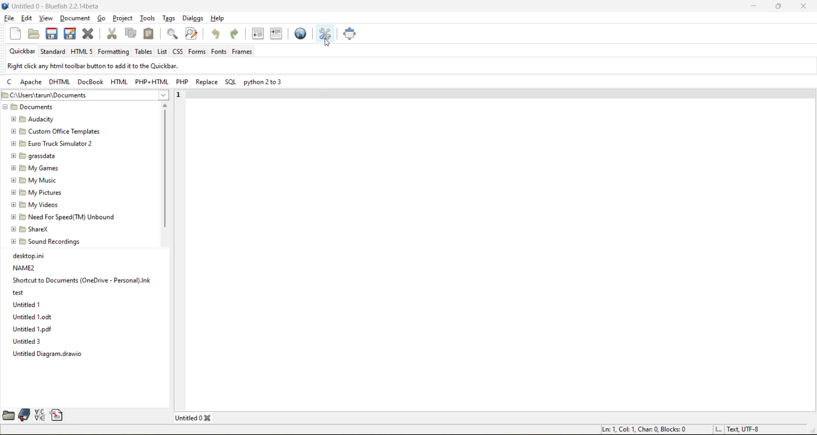 The height and width of the screenshot is (435, 817). Describe the element at coordinates (59, 83) in the screenshot. I see `dhtml` at that location.